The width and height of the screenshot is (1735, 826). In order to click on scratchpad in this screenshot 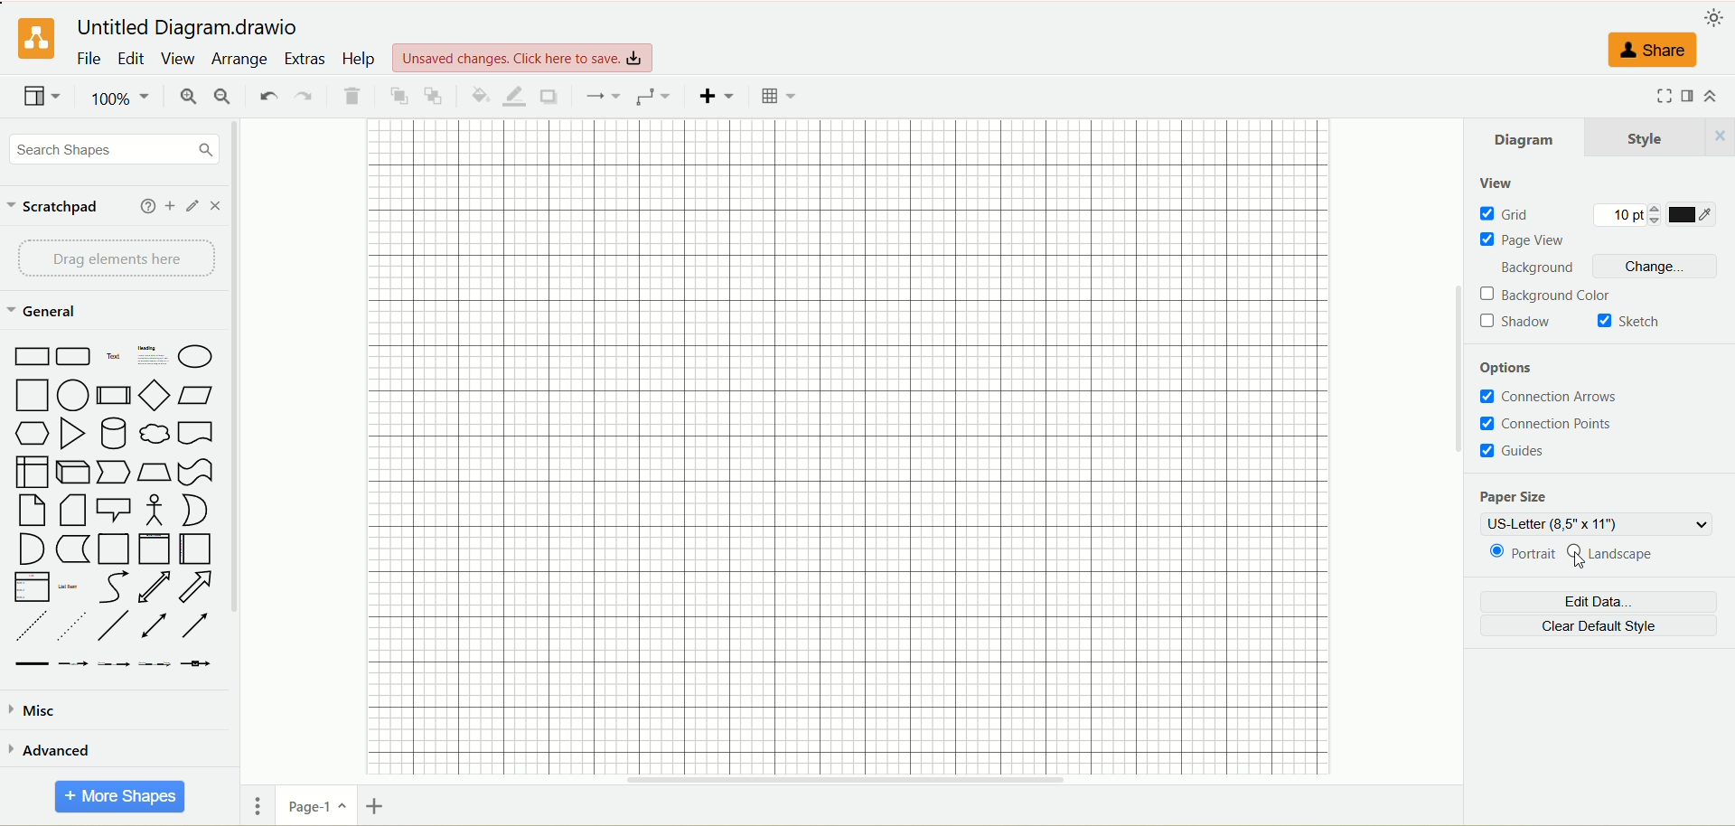, I will do `click(61, 208)`.